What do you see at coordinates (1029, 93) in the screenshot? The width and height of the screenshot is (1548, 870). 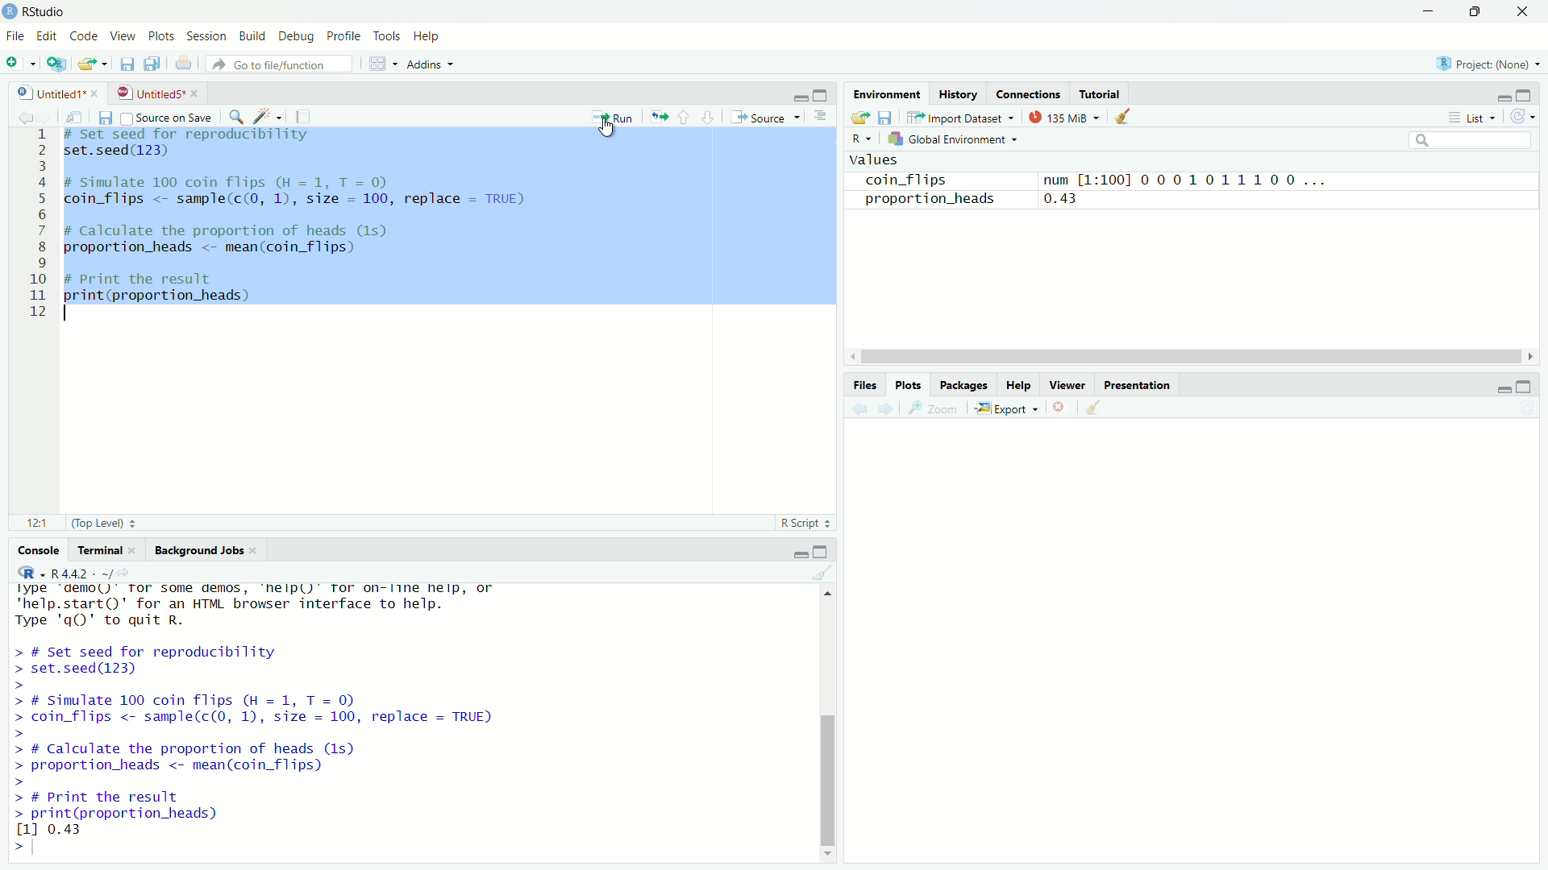 I see `Connections` at bounding box center [1029, 93].